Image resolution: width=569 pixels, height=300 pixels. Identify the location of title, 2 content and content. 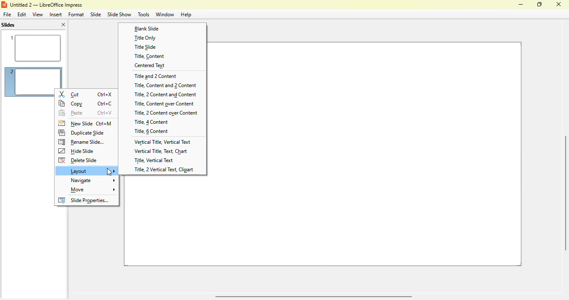
(167, 95).